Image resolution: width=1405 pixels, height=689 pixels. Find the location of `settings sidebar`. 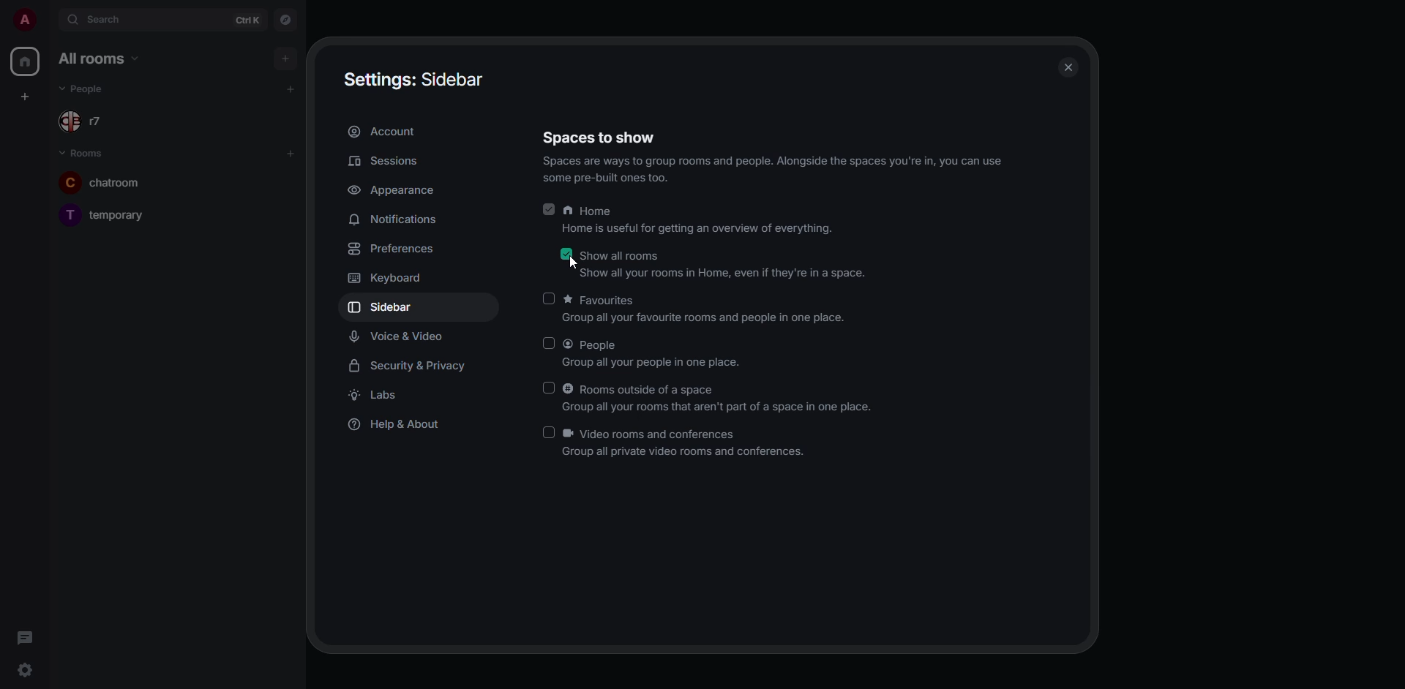

settings sidebar is located at coordinates (419, 78).